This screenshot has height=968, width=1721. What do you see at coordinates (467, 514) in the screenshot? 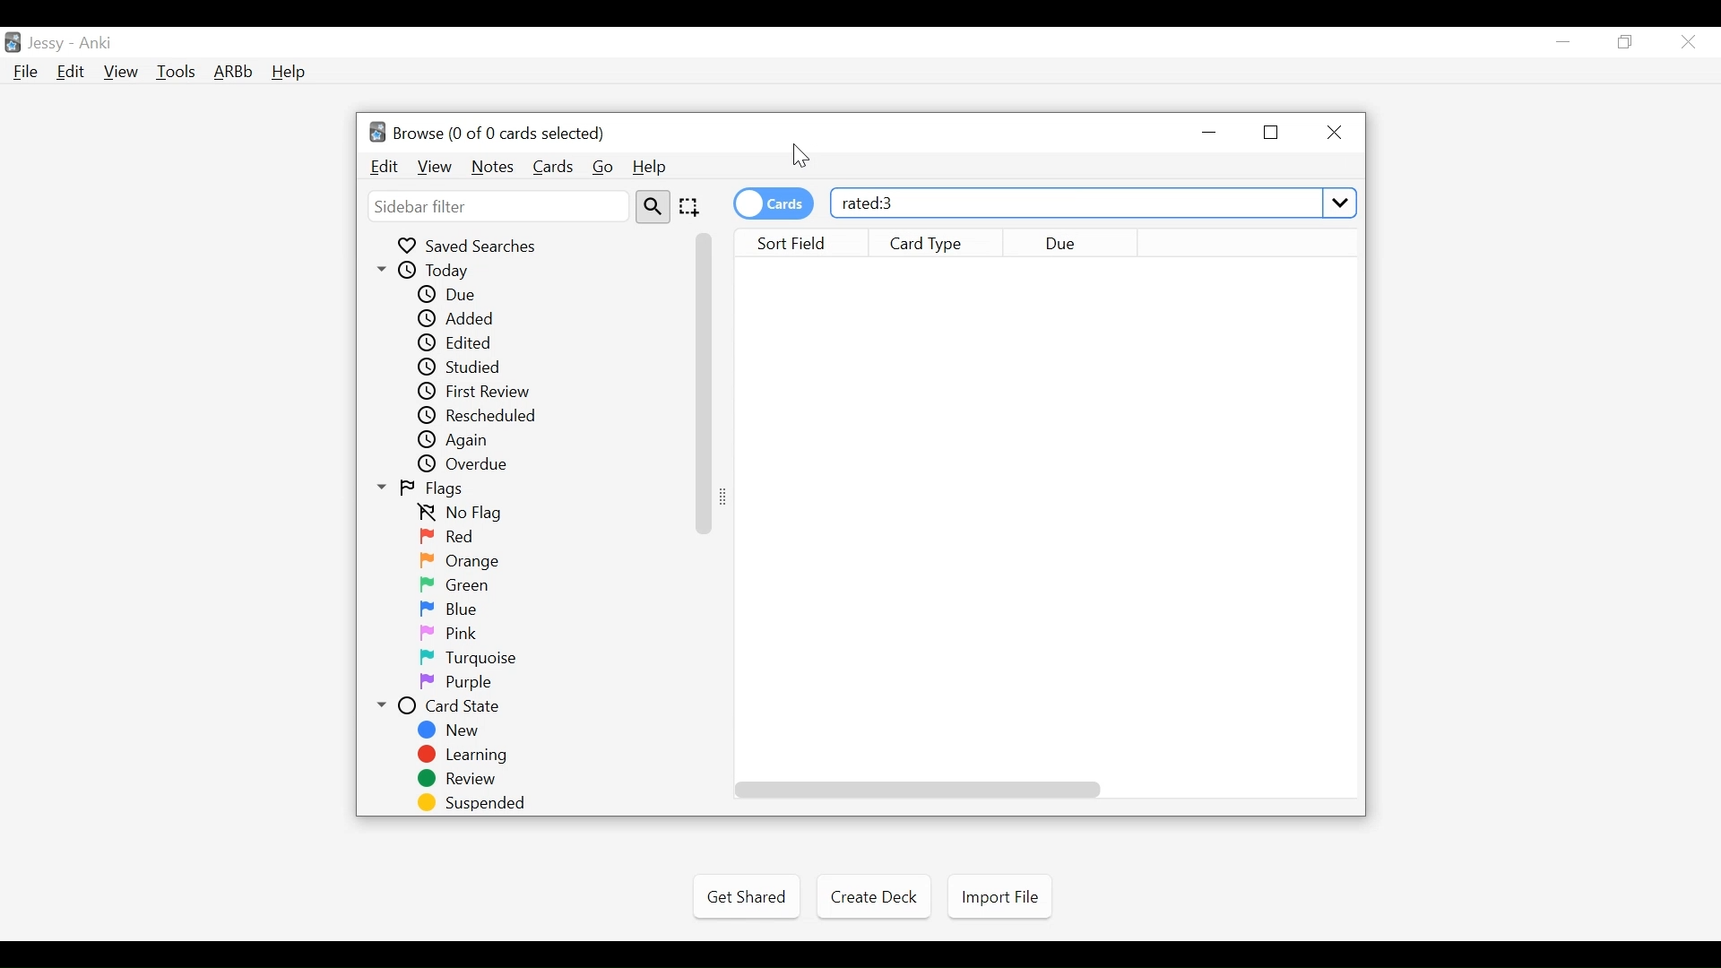
I see `No Flag` at bounding box center [467, 514].